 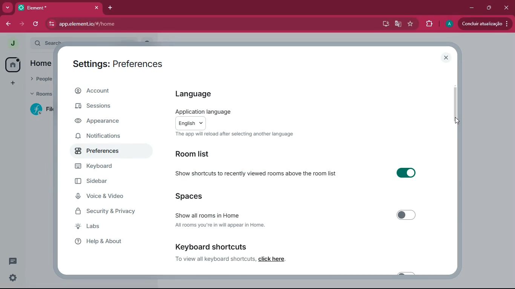 What do you see at coordinates (506, 6) in the screenshot?
I see `close` at bounding box center [506, 6].